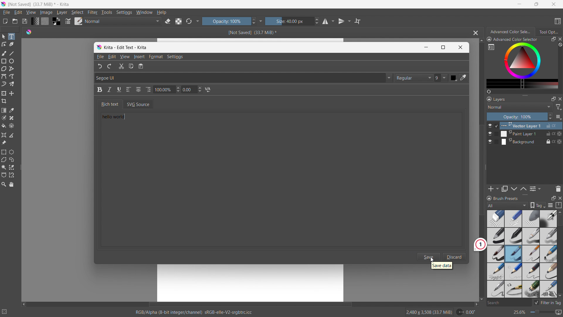 The width and height of the screenshot is (563, 317). I want to click on reload original preset, so click(189, 21).